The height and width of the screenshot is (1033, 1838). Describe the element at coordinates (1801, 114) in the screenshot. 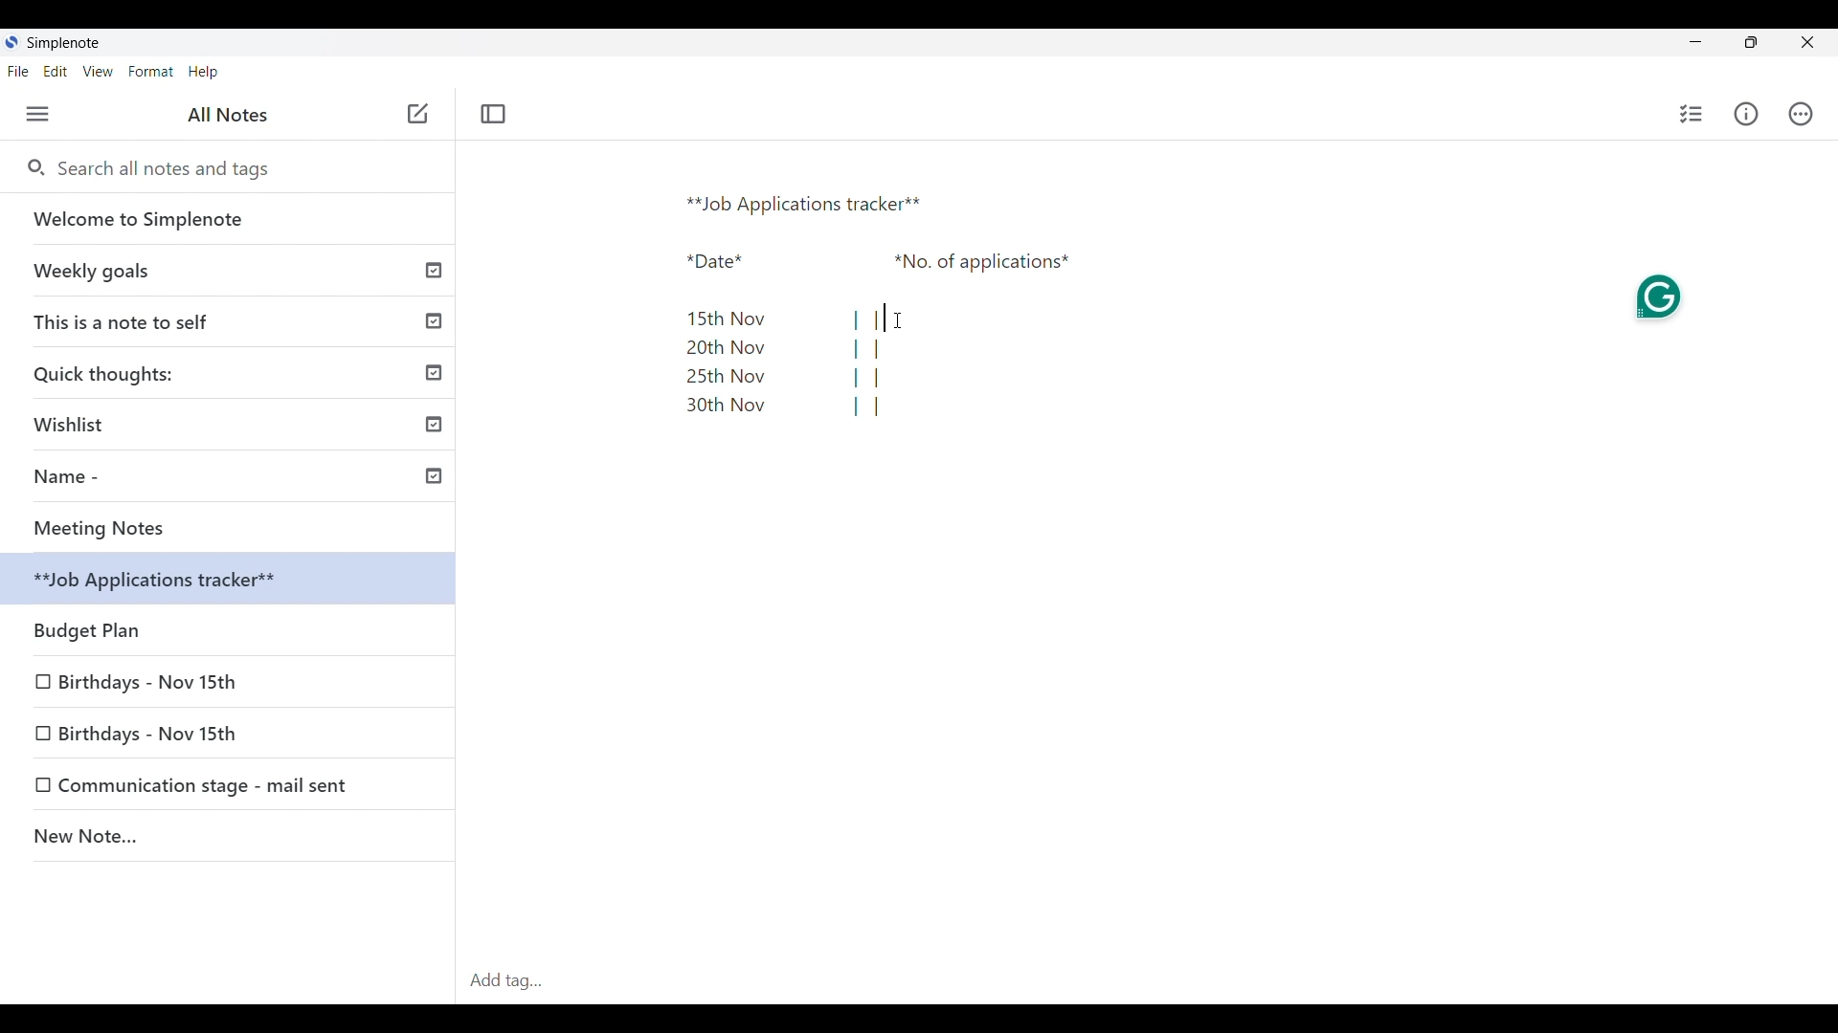

I see `Actions` at that location.